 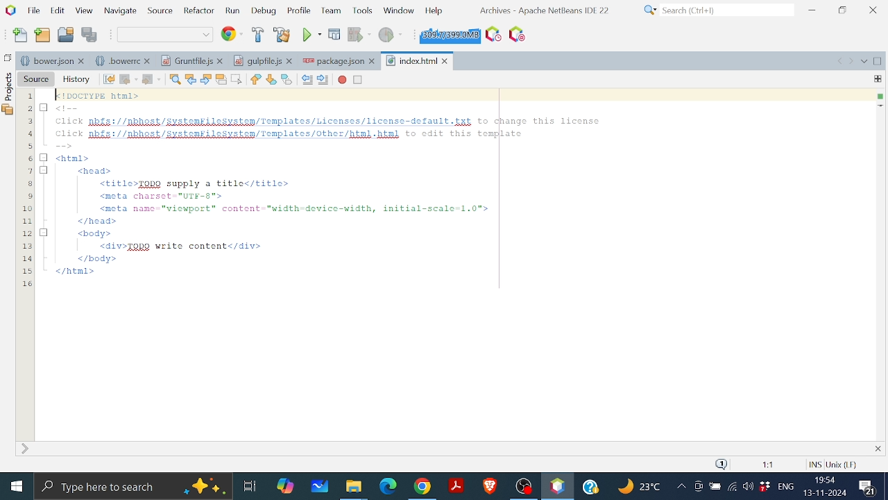 I want to click on package.json, so click(x=333, y=62).